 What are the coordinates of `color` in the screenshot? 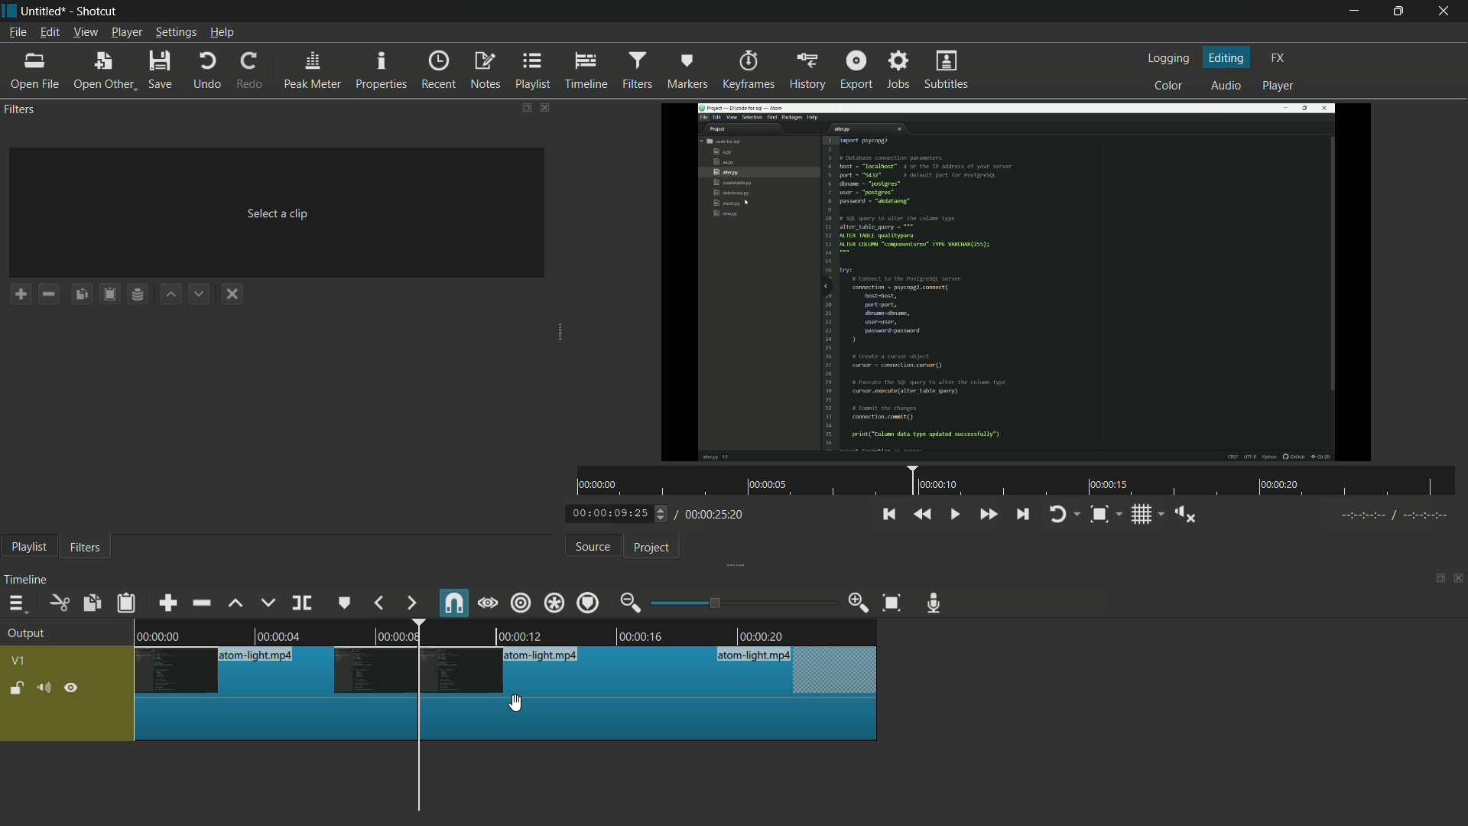 It's located at (1169, 84).